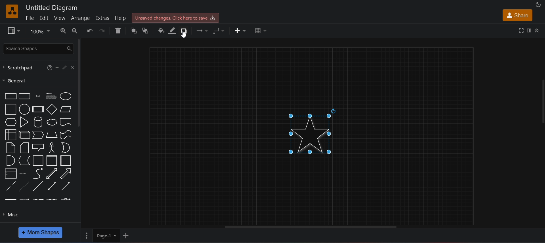  I want to click on redo, so click(103, 31).